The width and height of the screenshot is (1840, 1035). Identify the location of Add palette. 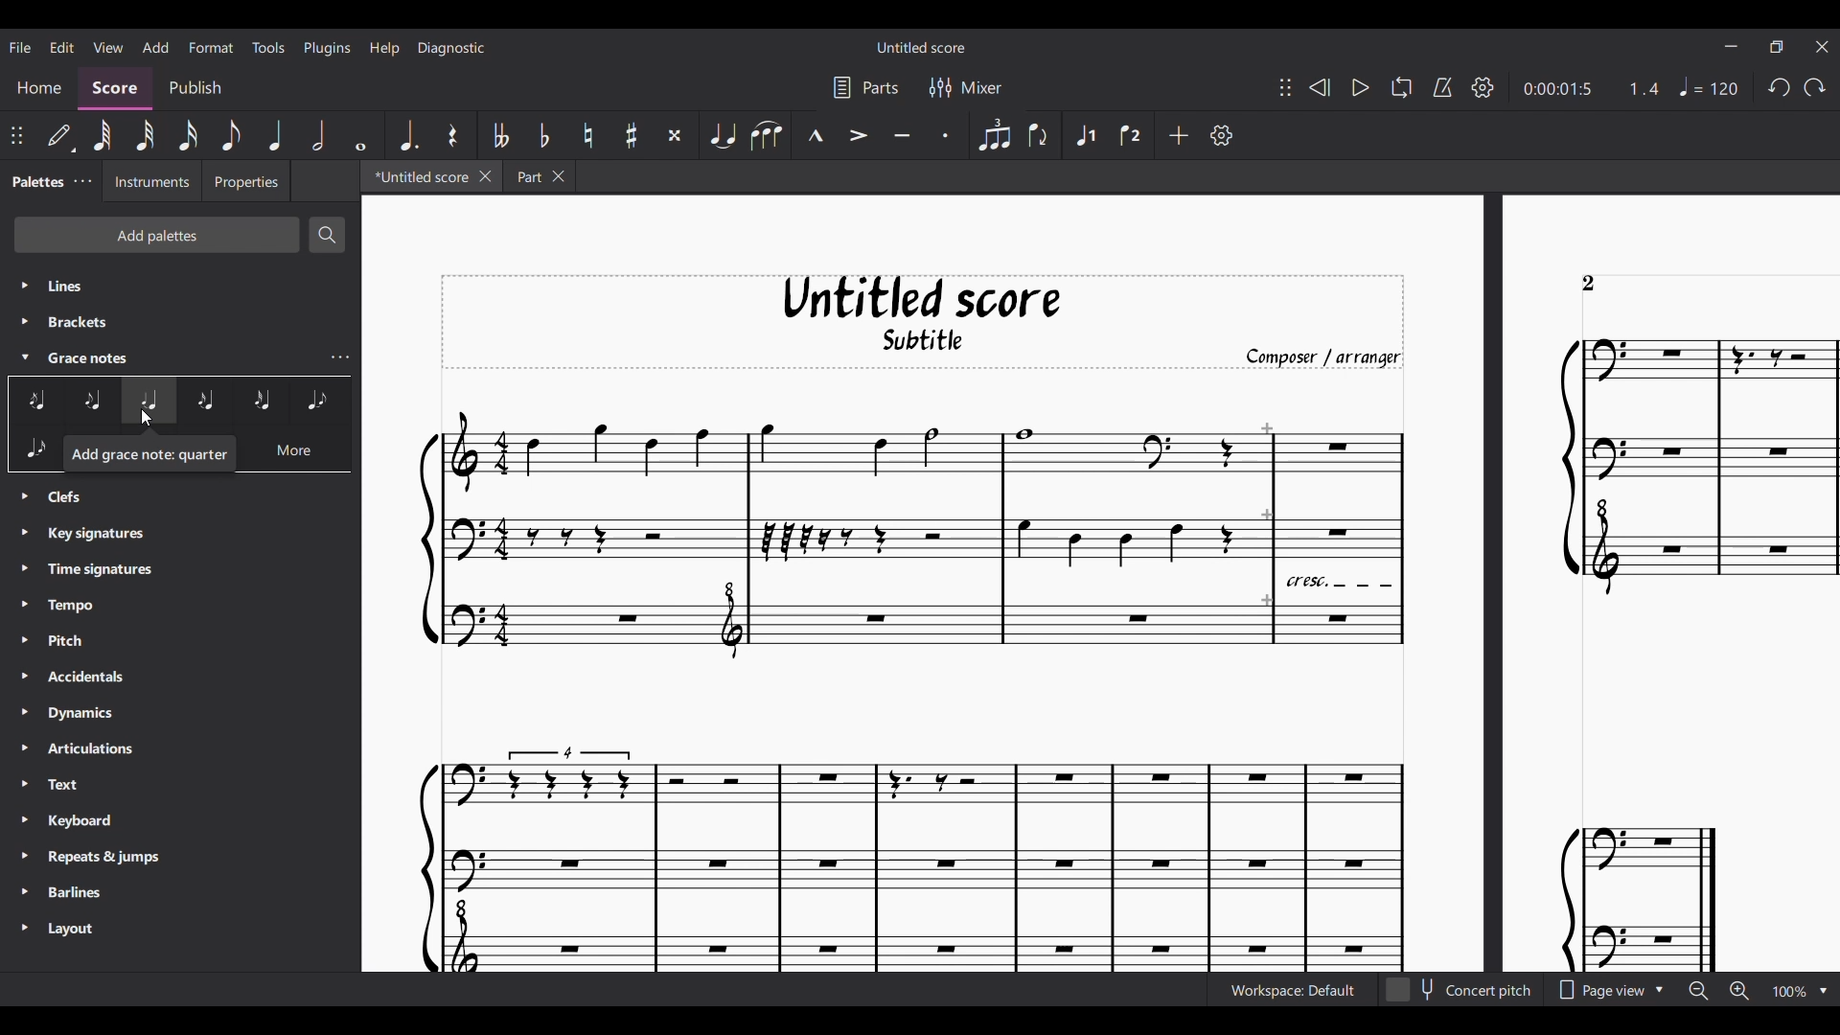
(156, 235).